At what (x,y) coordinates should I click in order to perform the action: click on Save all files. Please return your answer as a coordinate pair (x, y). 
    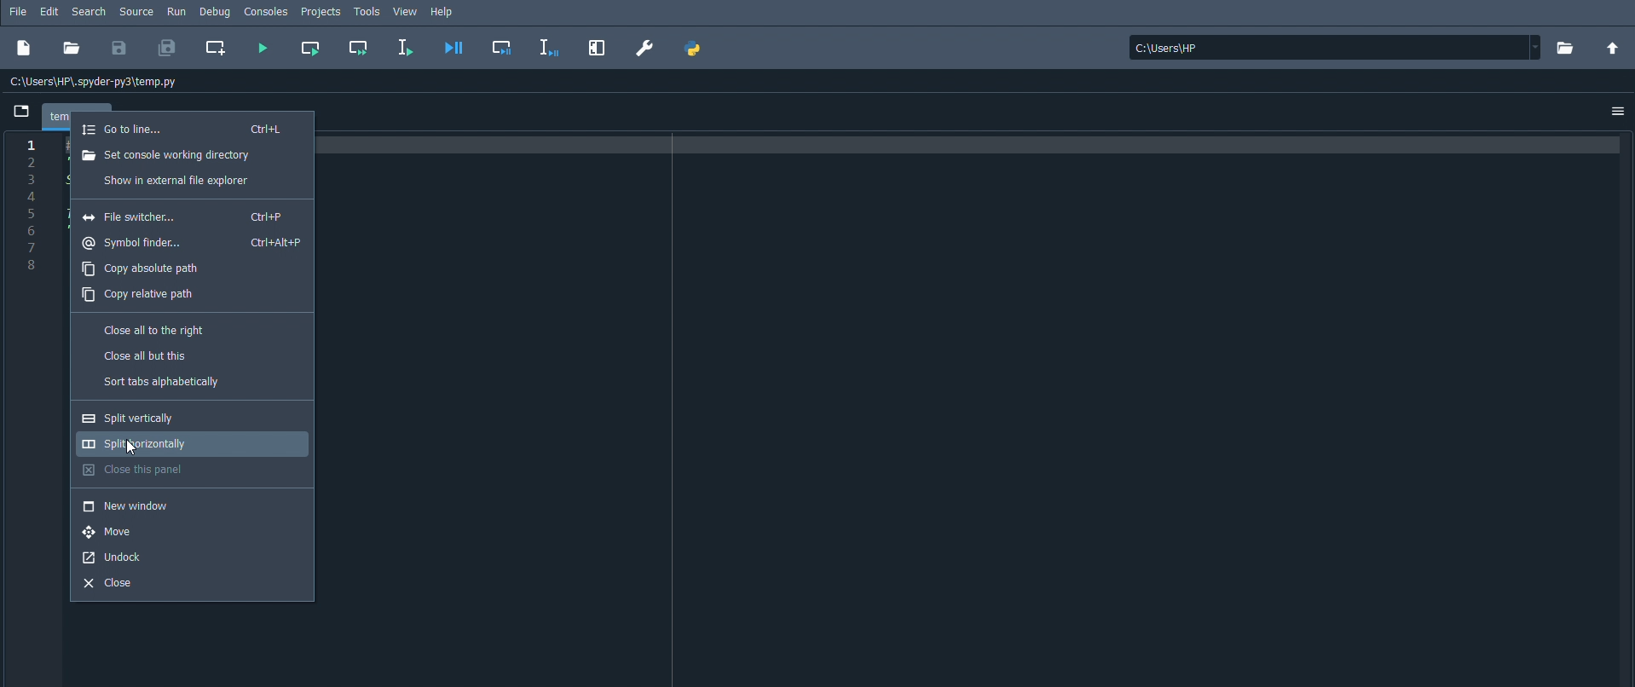
    Looking at the image, I should click on (169, 47).